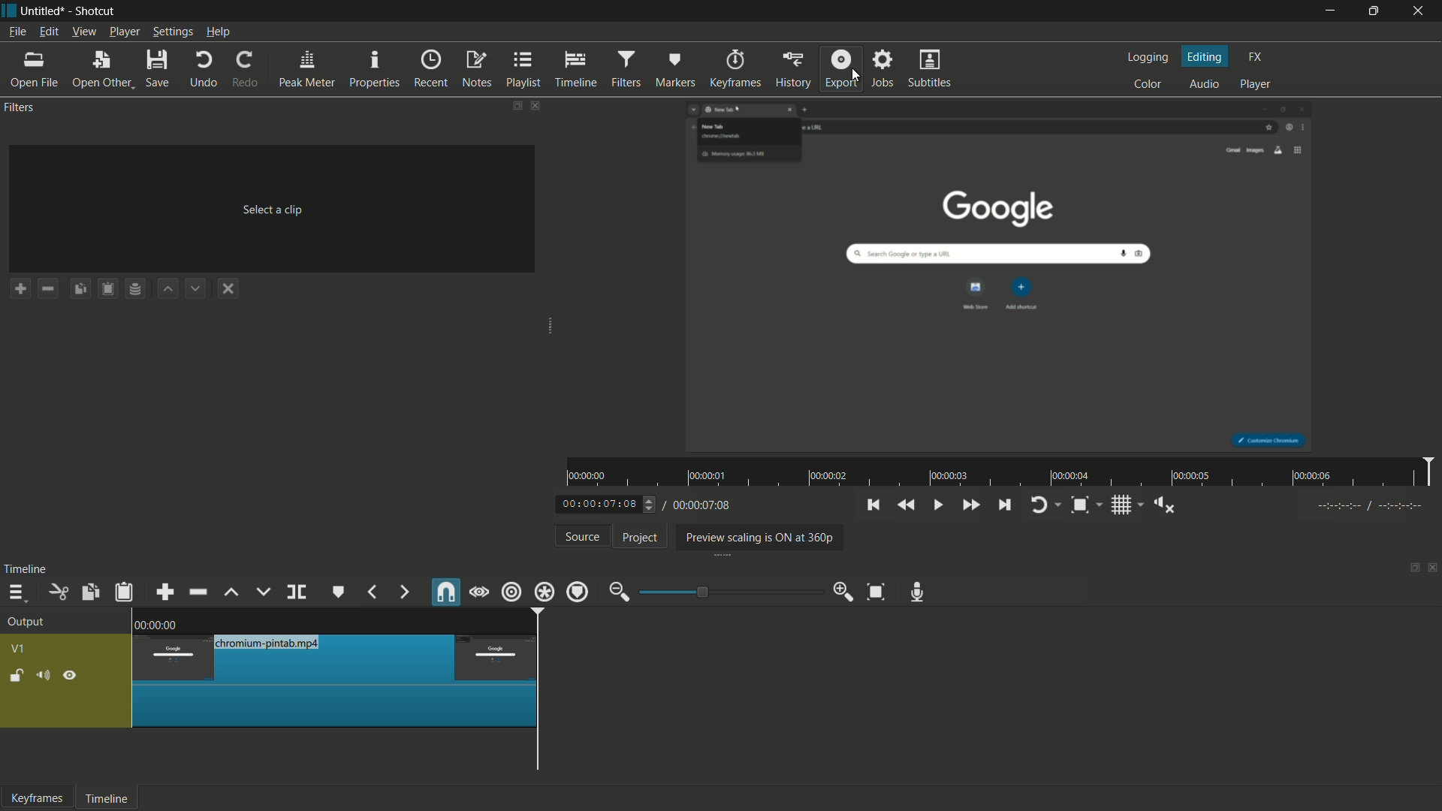  Describe the element at coordinates (263, 592) in the screenshot. I see `overwrite` at that location.